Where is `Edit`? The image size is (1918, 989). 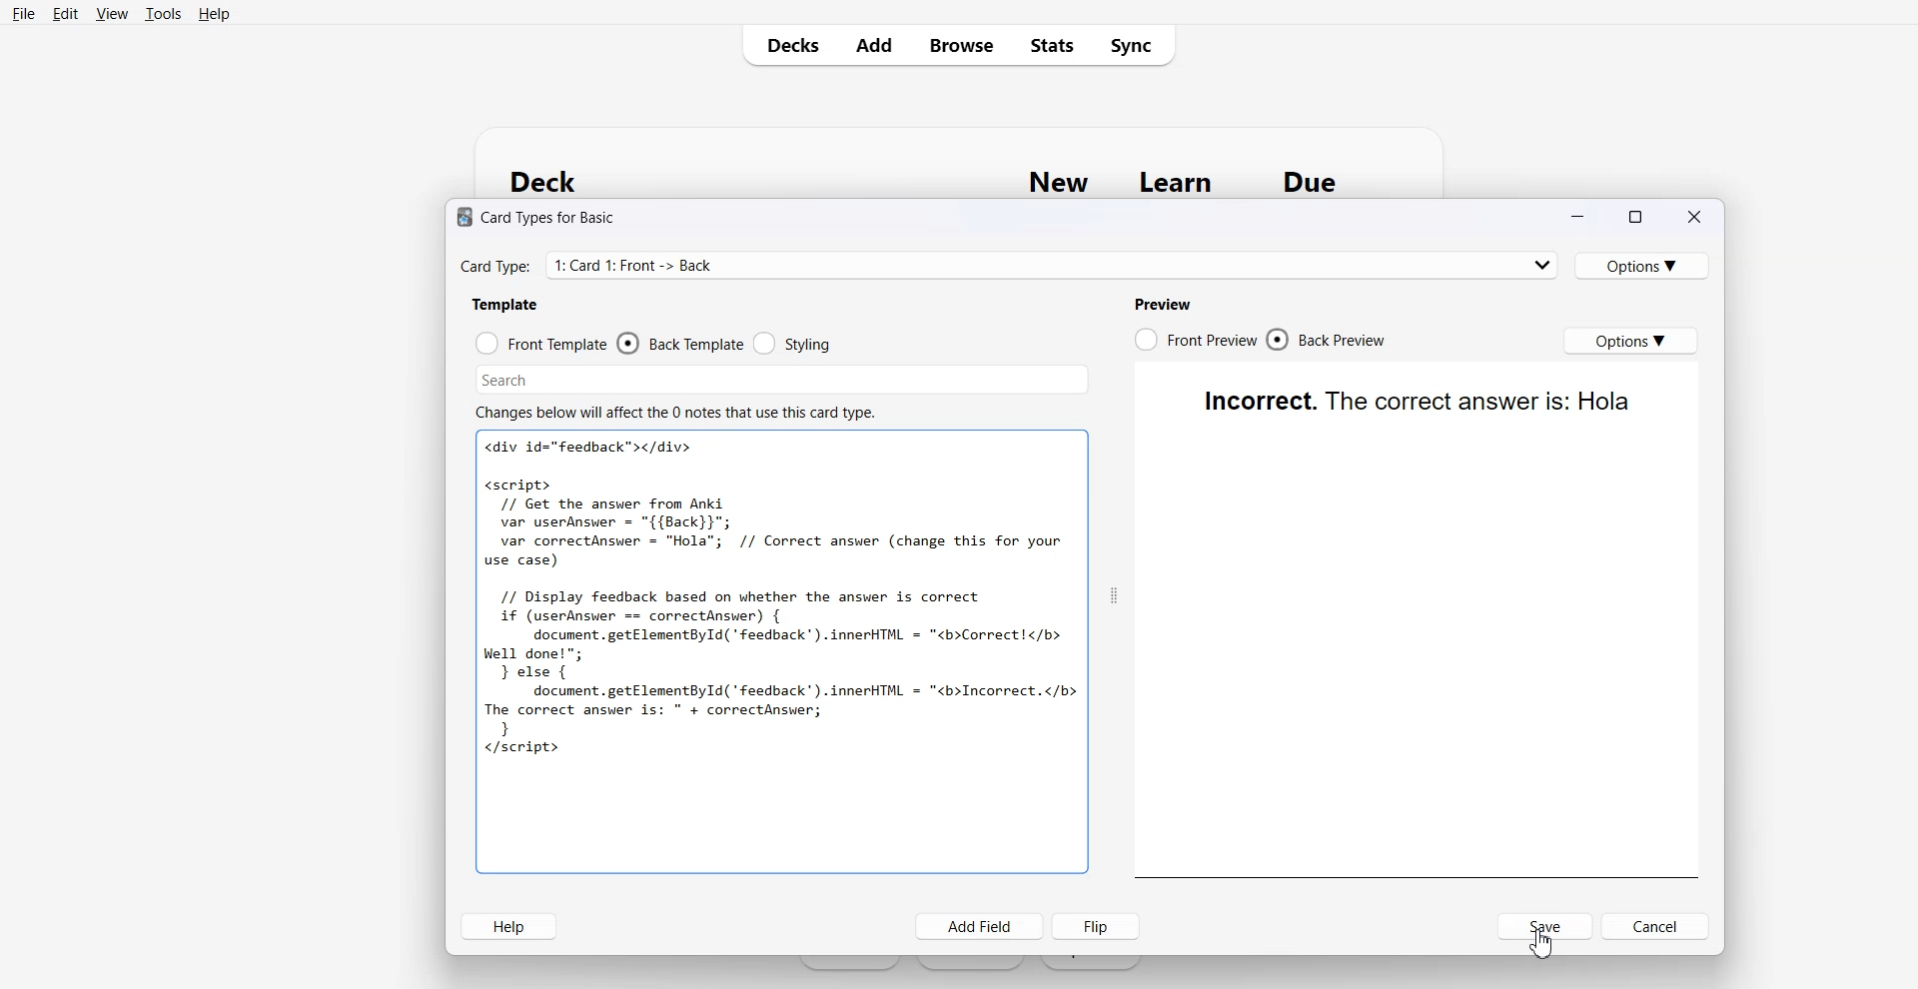
Edit is located at coordinates (64, 13).